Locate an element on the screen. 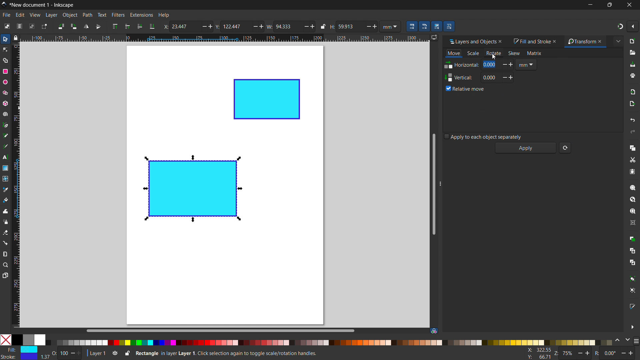  maximize is located at coordinates (608, 5).